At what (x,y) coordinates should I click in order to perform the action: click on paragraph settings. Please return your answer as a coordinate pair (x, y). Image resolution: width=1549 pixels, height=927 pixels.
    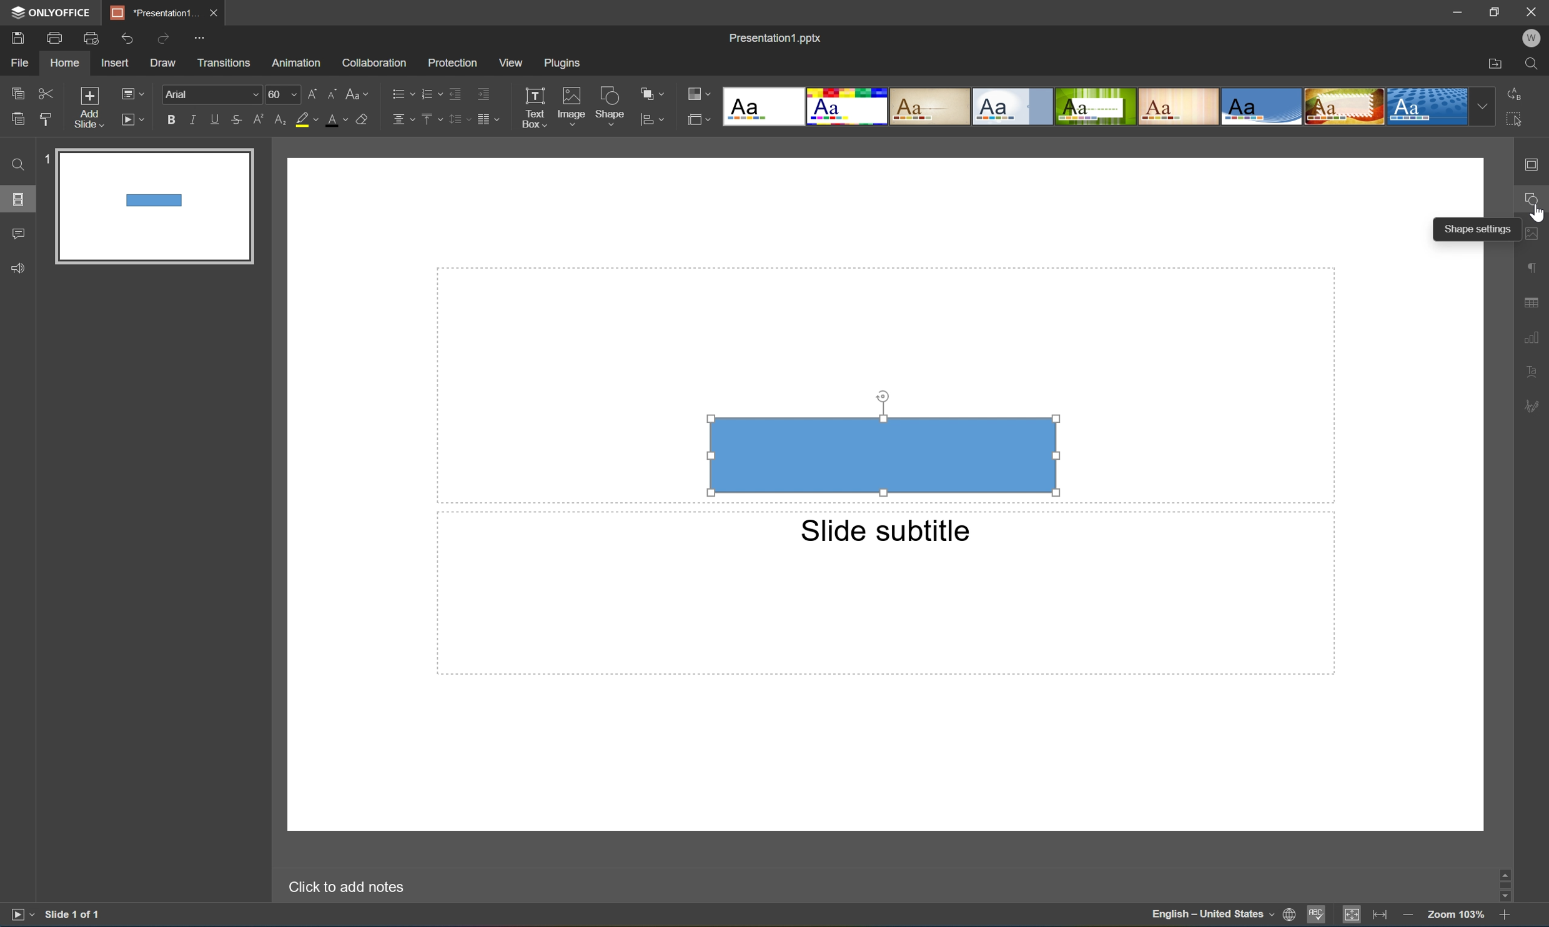
    Looking at the image, I should click on (1533, 267).